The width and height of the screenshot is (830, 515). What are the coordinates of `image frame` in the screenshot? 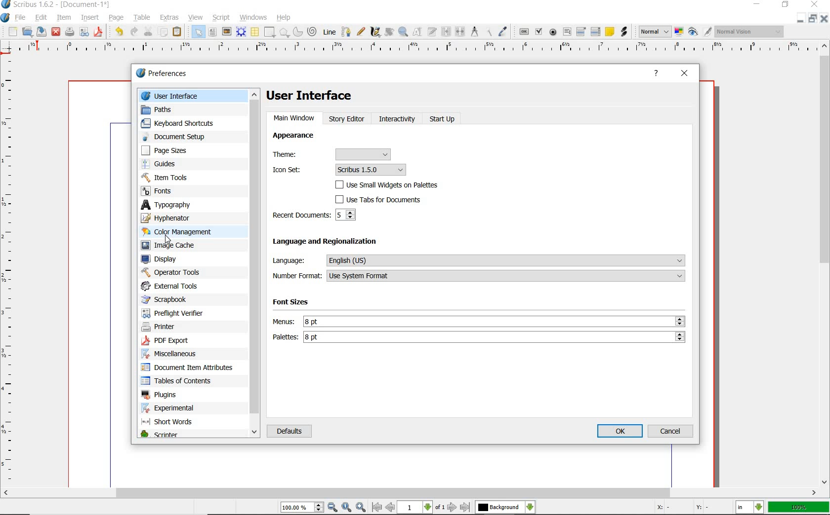 It's located at (226, 31).